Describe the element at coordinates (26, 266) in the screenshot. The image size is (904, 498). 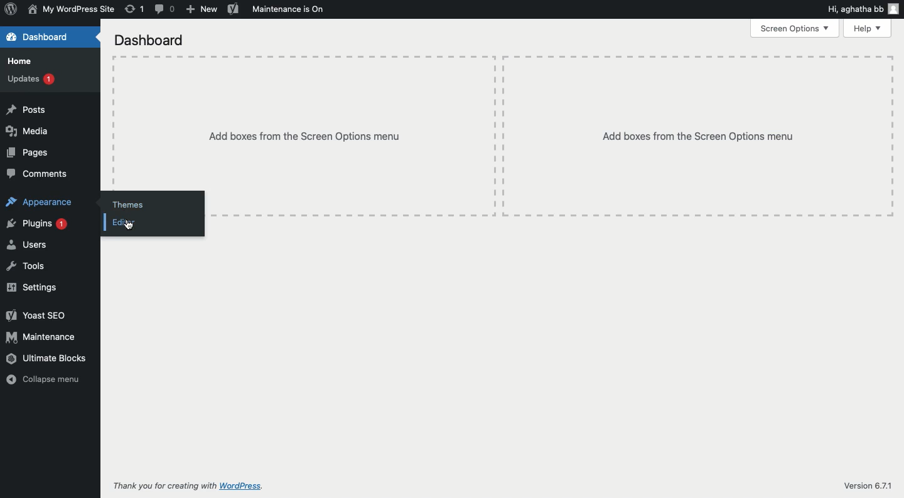
I see `Tools` at that location.